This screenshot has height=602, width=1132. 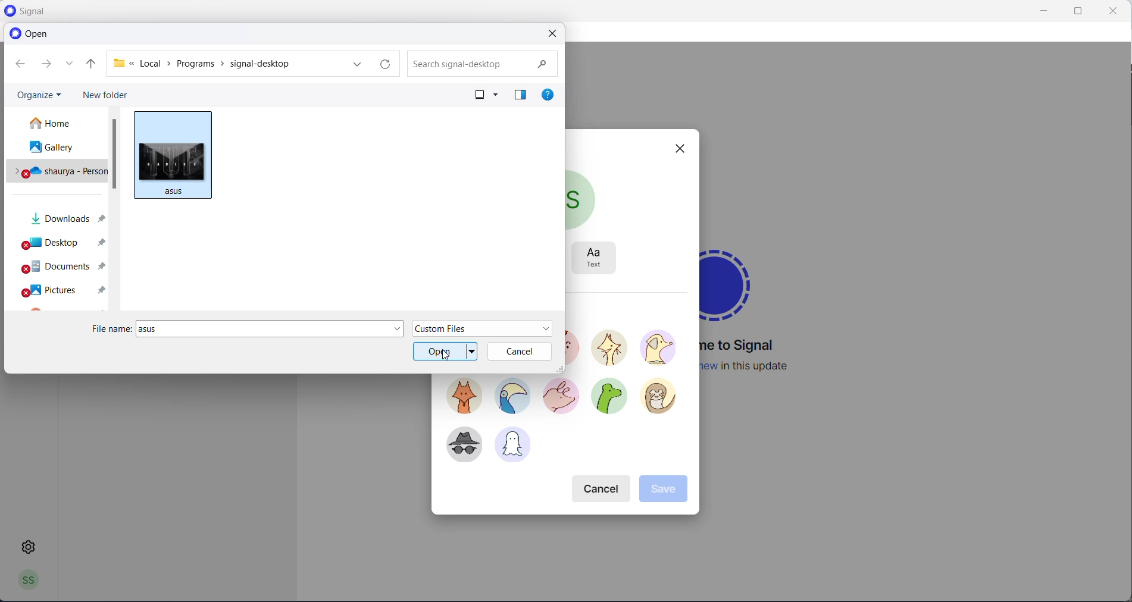 What do you see at coordinates (498, 308) in the screenshot?
I see `select avatar heading` at bounding box center [498, 308].